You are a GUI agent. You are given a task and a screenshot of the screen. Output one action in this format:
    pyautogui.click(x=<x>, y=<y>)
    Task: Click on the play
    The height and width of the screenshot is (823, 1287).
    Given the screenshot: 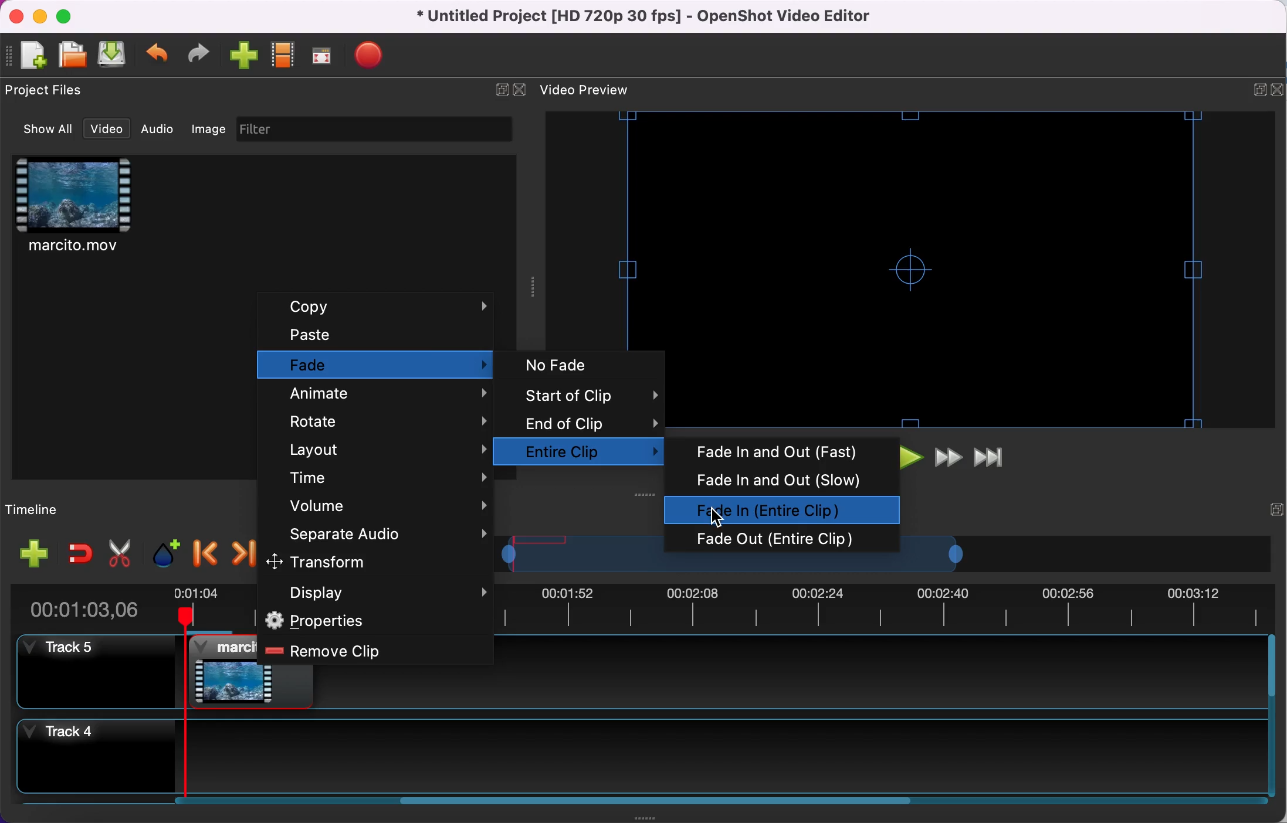 What is the action you would take?
    pyautogui.click(x=910, y=461)
    